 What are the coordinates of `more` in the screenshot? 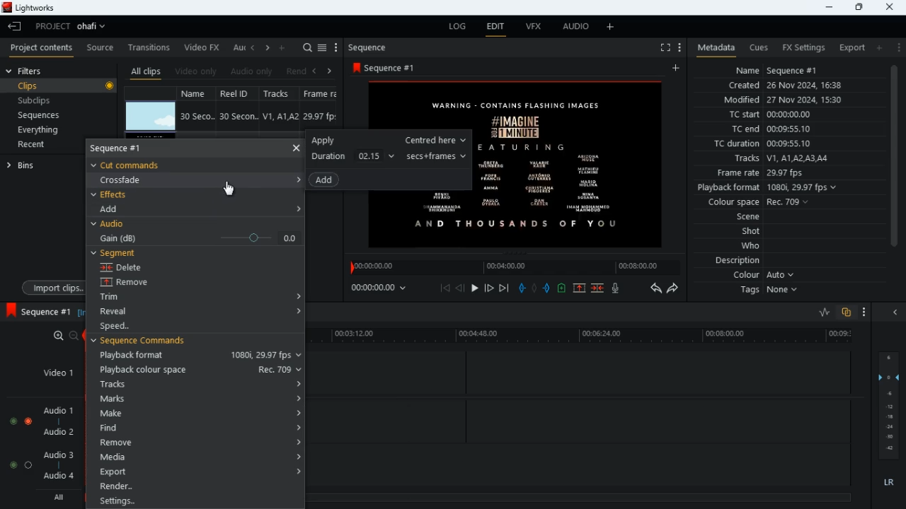 It's located at (612, 26).